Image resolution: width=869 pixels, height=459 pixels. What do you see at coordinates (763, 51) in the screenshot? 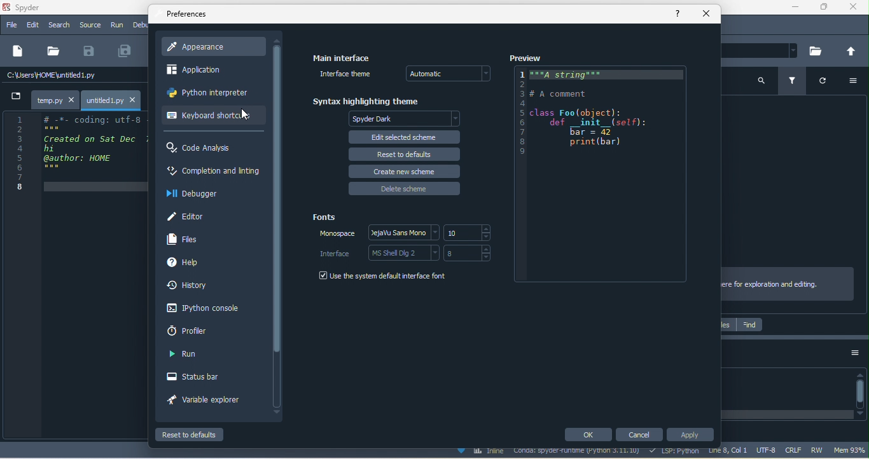
I see `c\users\home` at bounding box center [763, 51].